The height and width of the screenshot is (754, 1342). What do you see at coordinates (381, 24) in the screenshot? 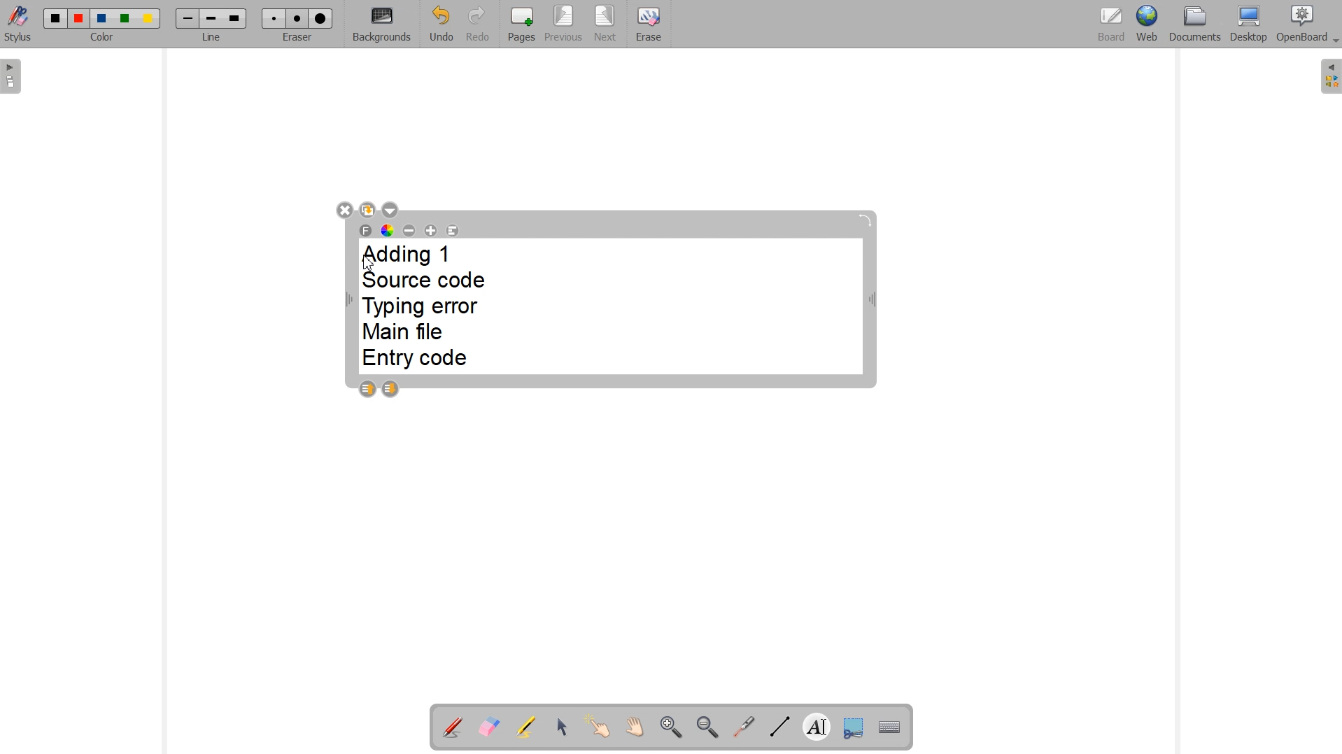
I see `Backgrounds` at bounding box center [381, 24].